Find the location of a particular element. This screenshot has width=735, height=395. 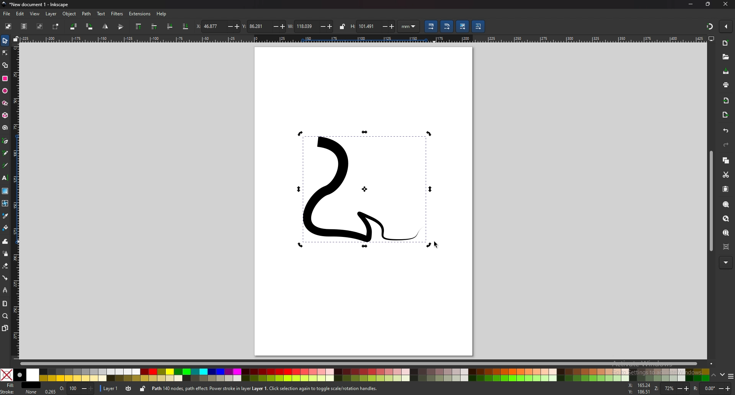

title is located at coordinates (38, 4).